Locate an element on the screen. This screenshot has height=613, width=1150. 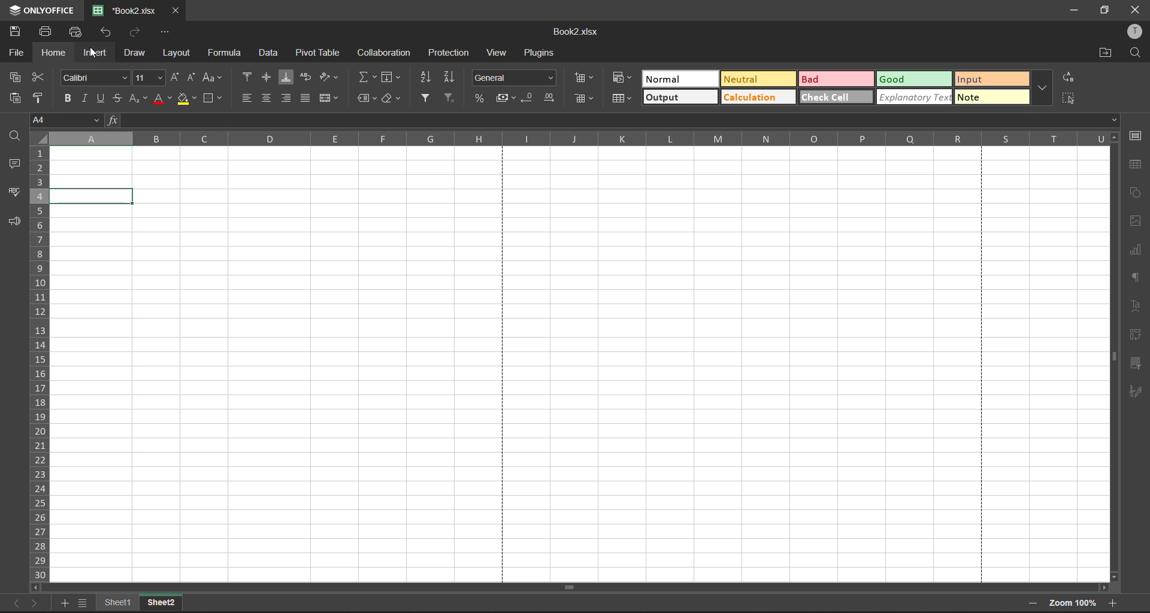
next is located at coordinates (35, 603).